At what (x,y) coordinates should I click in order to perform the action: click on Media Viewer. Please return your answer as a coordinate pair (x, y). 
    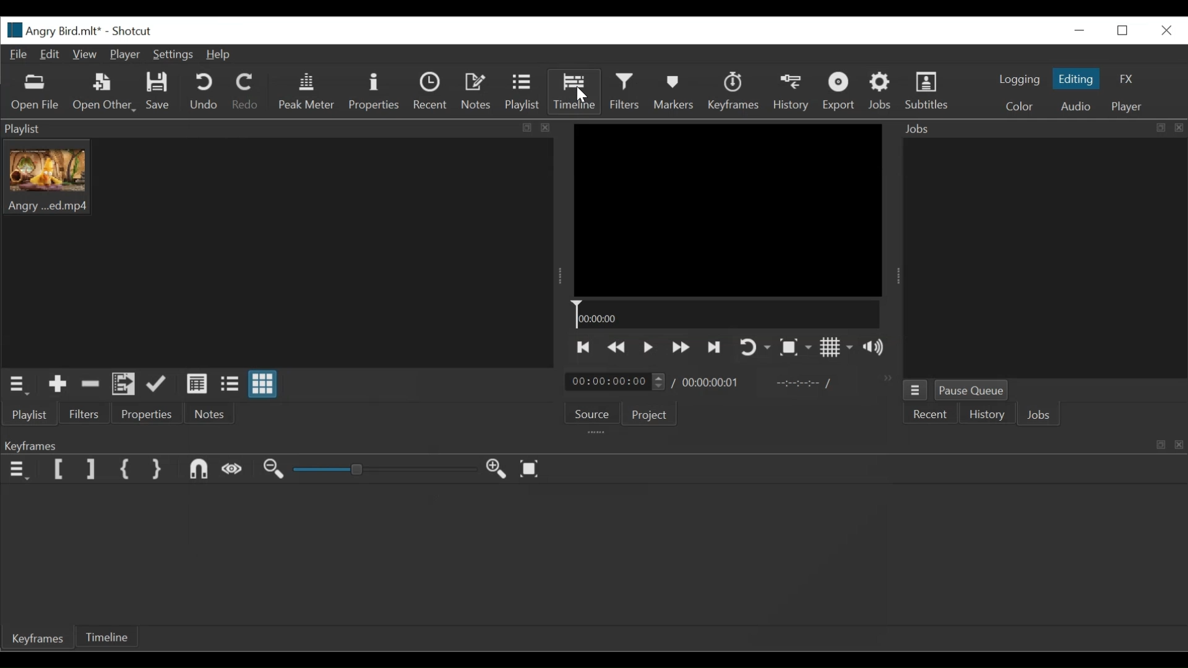
    Looking at the image, I should click on (727, 210).